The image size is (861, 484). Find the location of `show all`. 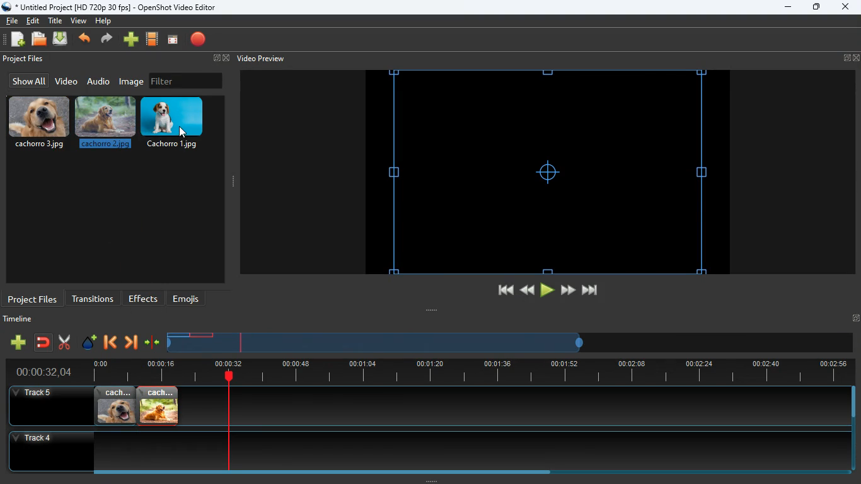

show all is located at coordinates (27, 81).